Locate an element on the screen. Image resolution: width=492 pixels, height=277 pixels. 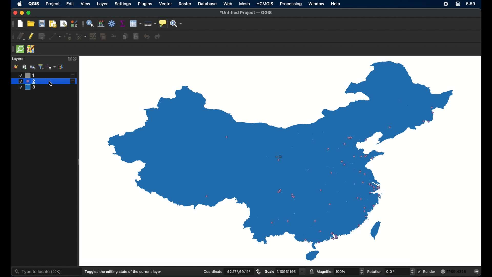
drag handle is located at coordinates (12, 36).